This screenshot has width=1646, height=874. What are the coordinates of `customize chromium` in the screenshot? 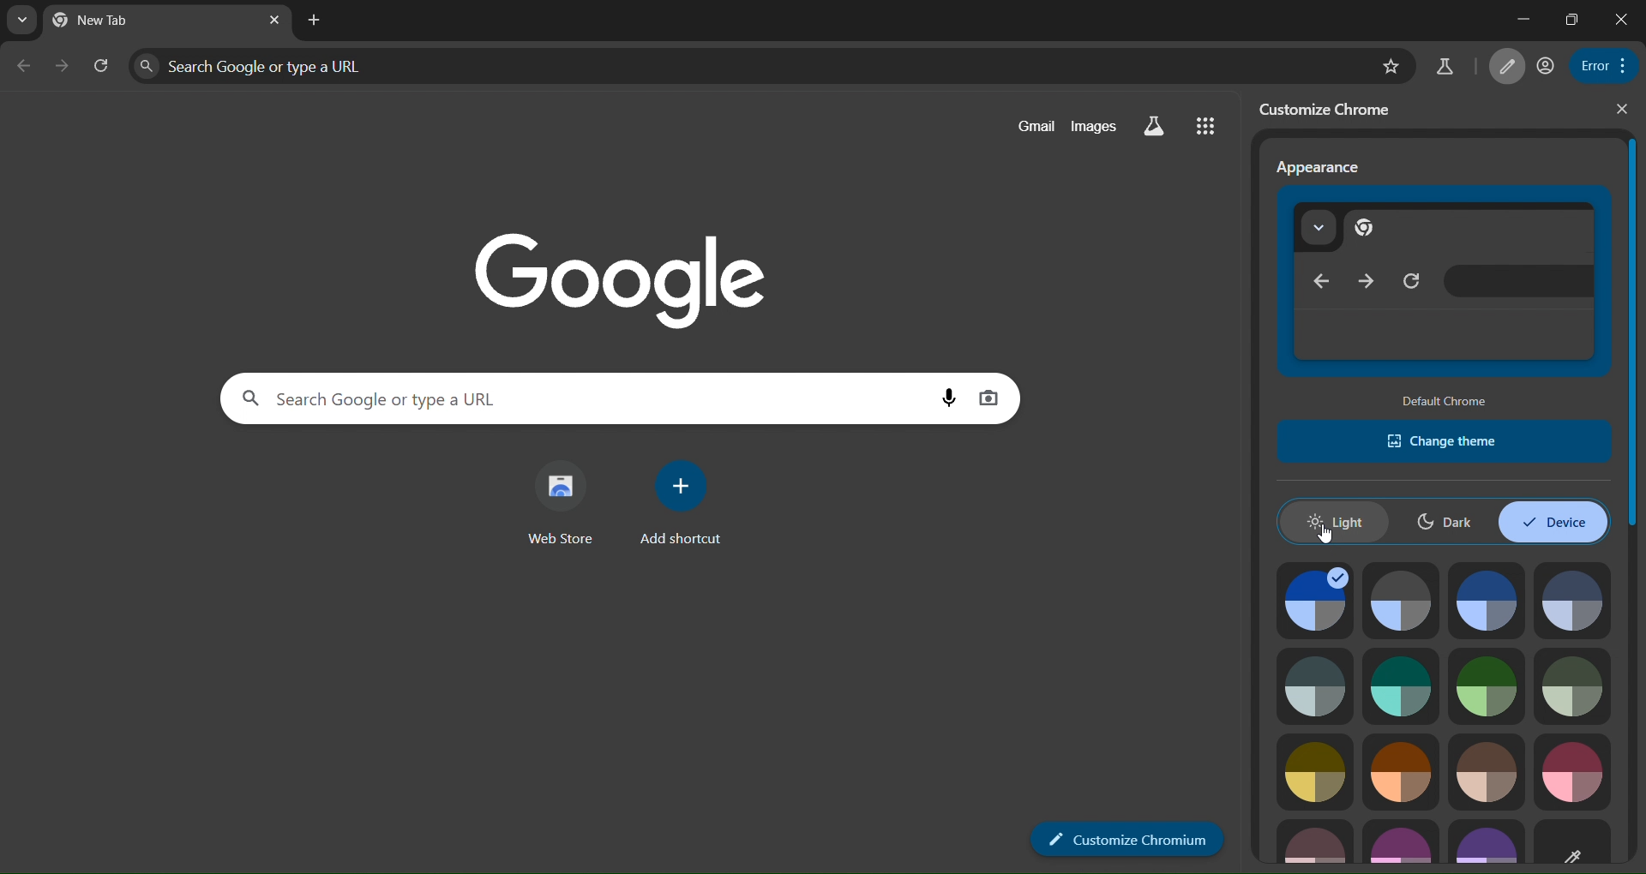 It's located at (1127, 839).